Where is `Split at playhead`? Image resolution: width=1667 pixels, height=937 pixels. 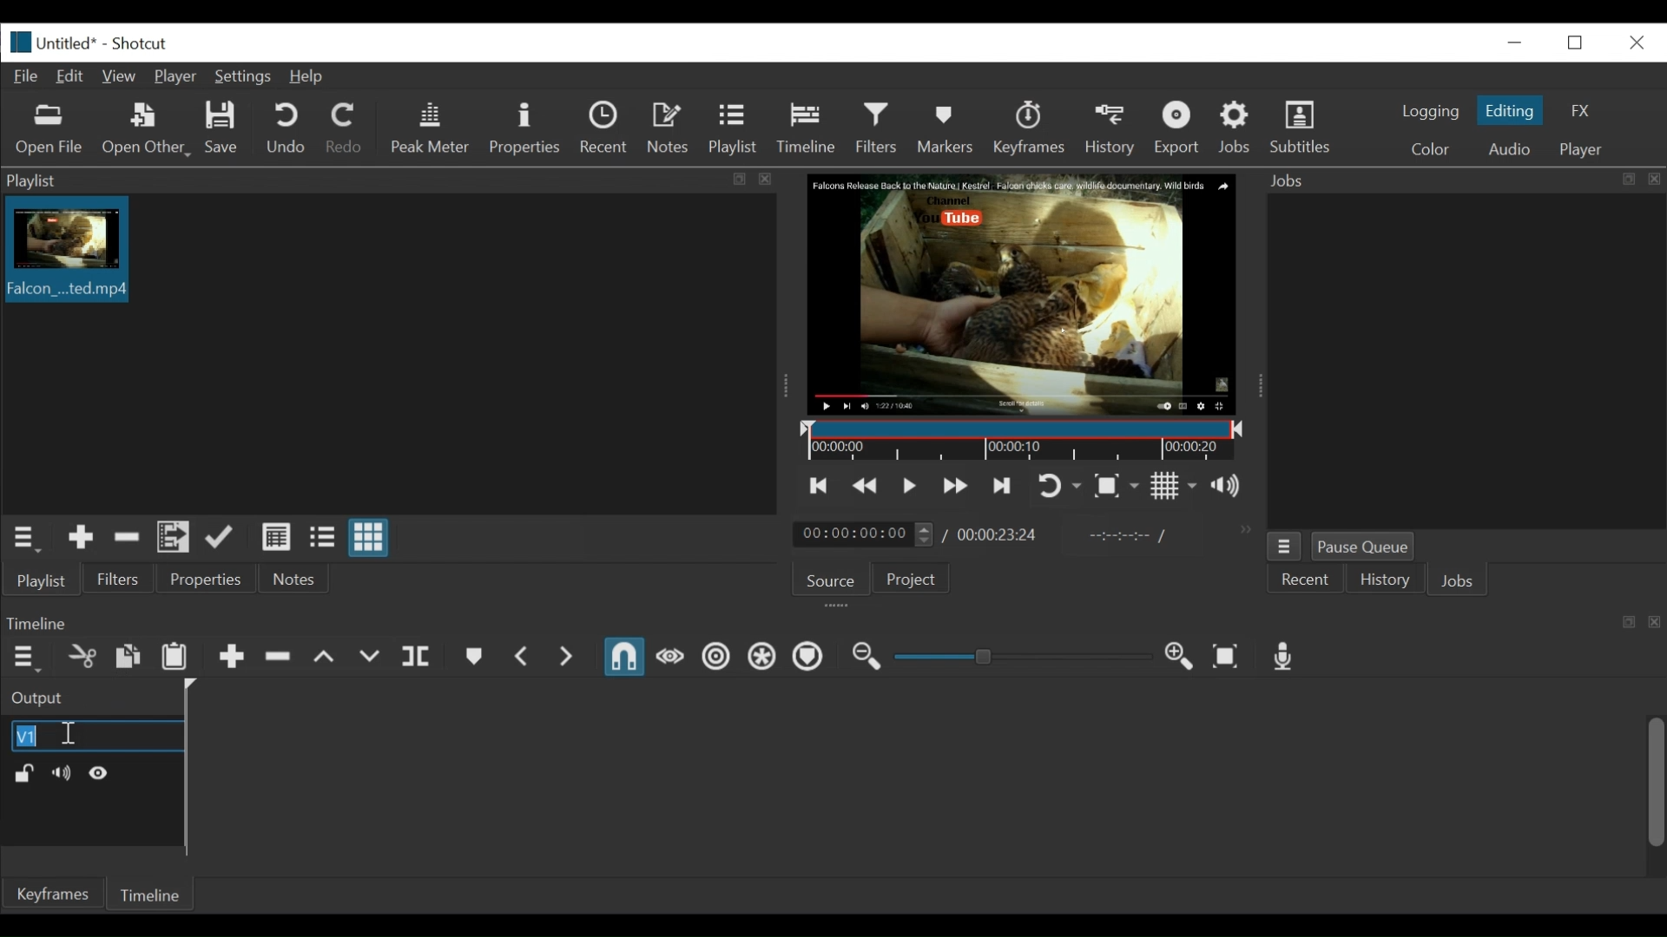 Split at playhead is located at coordinates (415, 657).